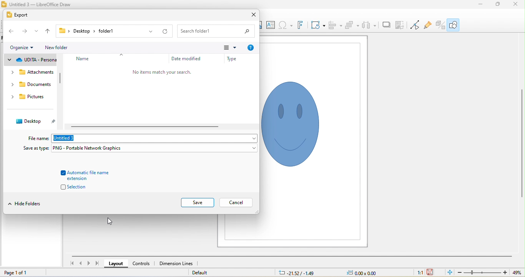  What do you see at coordinates (216, 31) in the screenshot?
I see `search bar` at bounding box center [216, 31].